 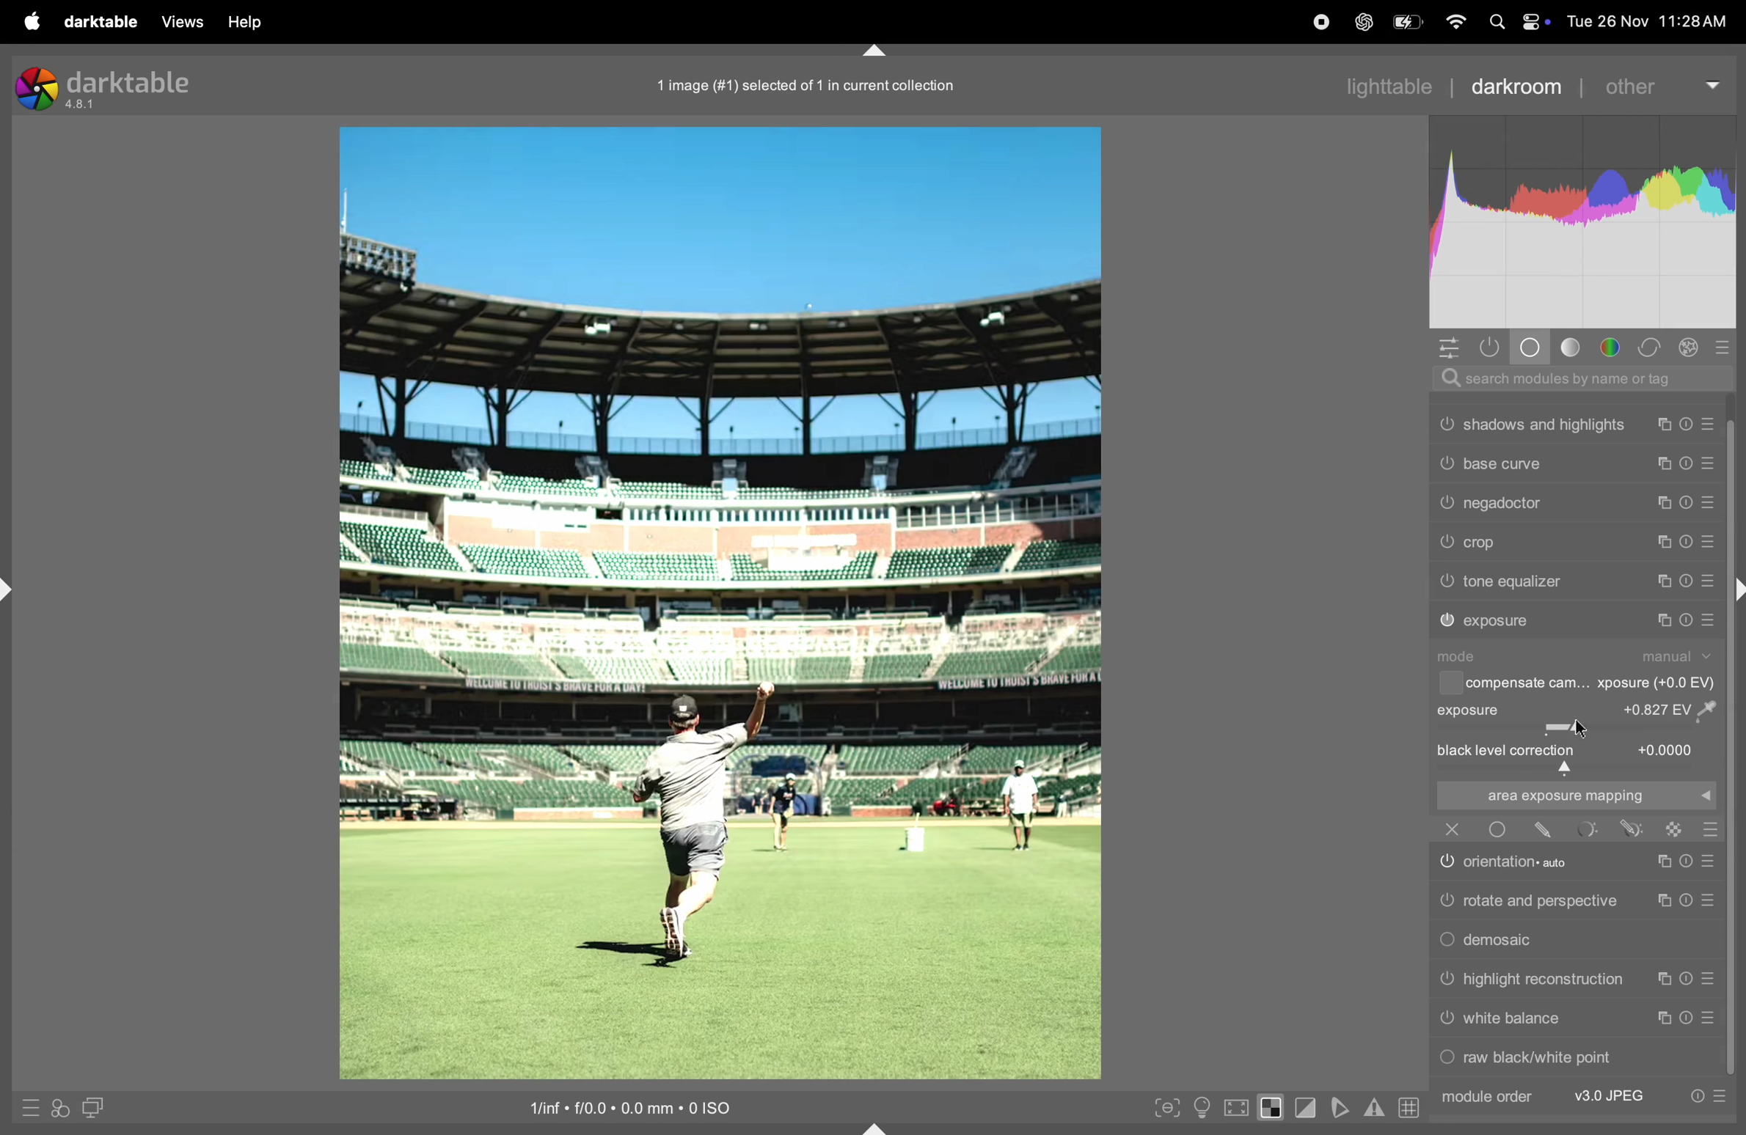 I want to click on white balance, so click(x=1513, y=1018).